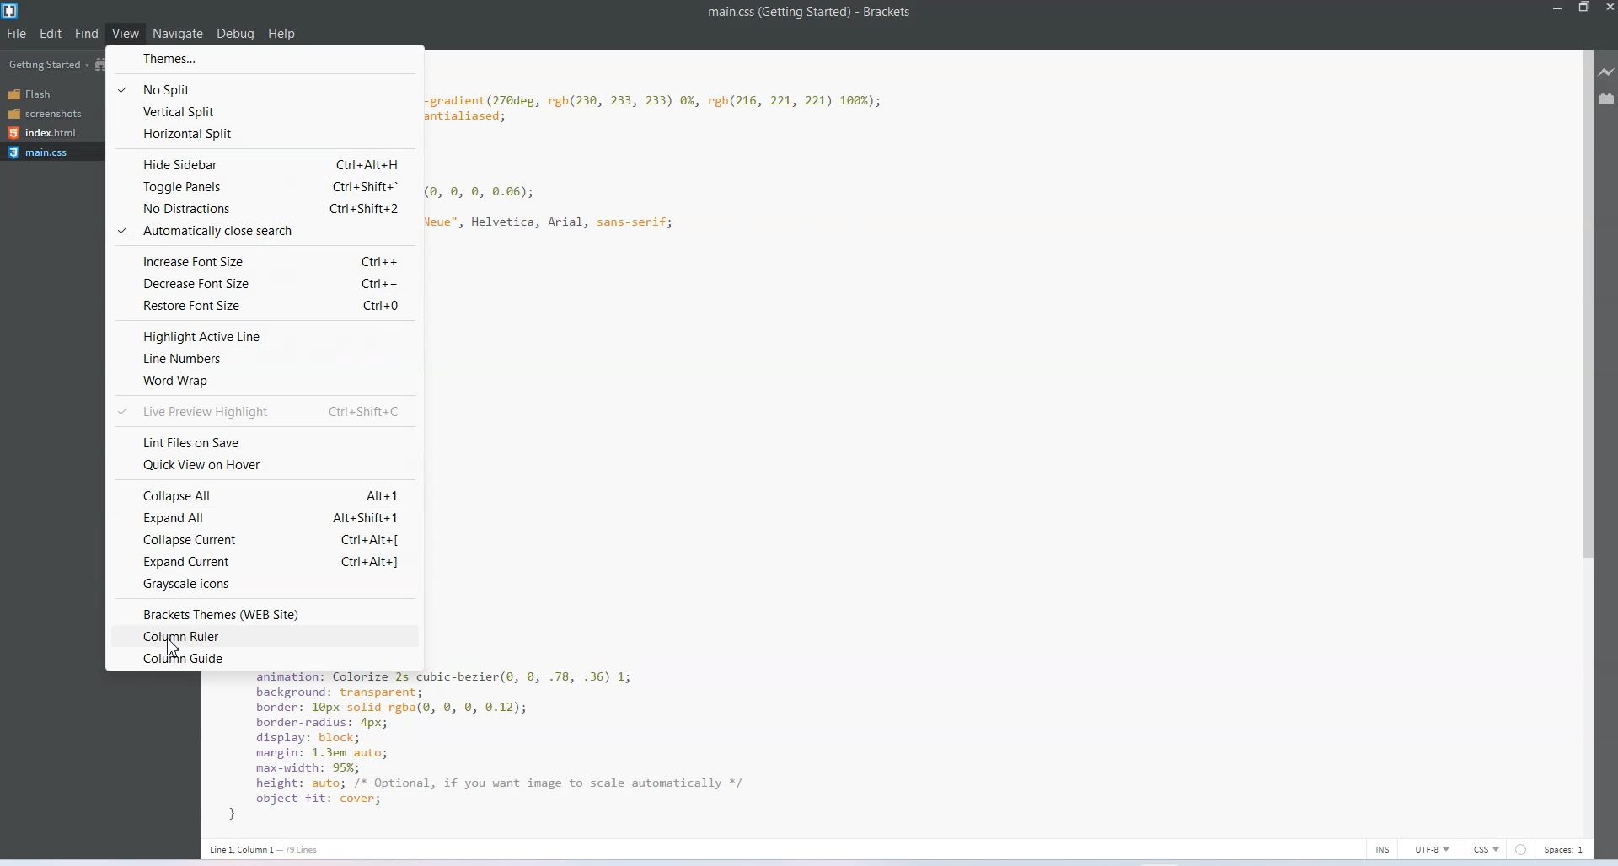  Describe the element at coordinates (1584, 442) in the screenshot. I see `Vertical Scrollbar` at that location.